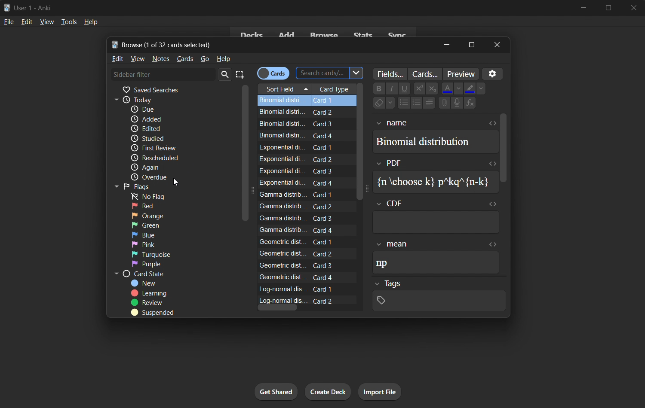 The height and width of the screenshot is (408, 645). Describe the element at coordinates (175, 138) in the screenshot. I see `studied` at that location.